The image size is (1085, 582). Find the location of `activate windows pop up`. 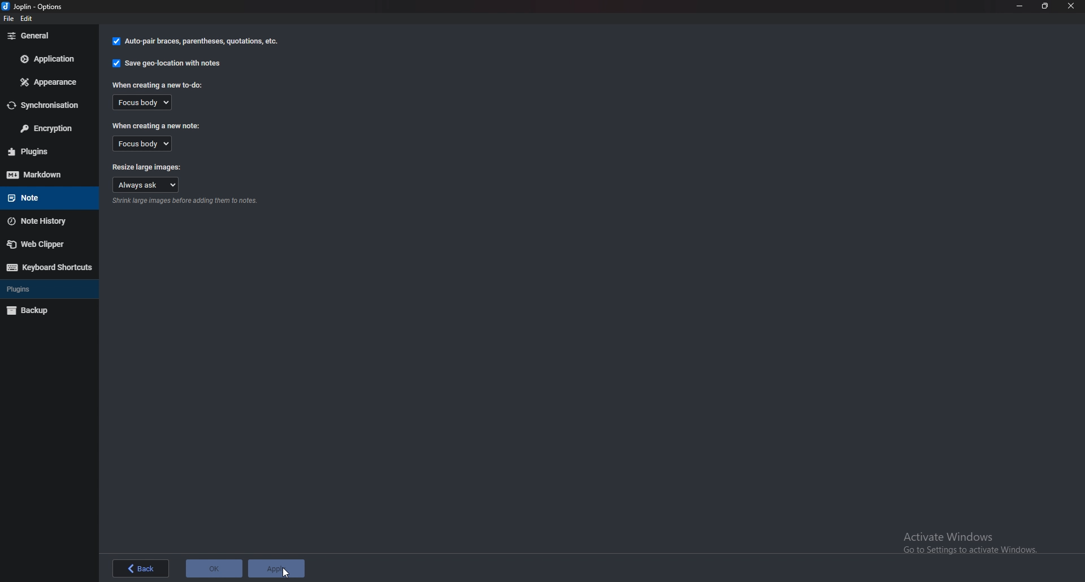

activate windows pop up is located at coordinates (969, 543).